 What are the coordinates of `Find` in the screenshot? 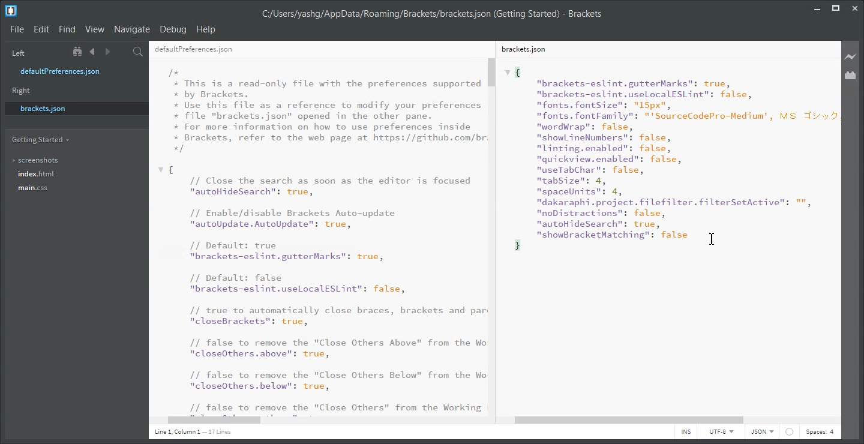 It's located at (67, 29).